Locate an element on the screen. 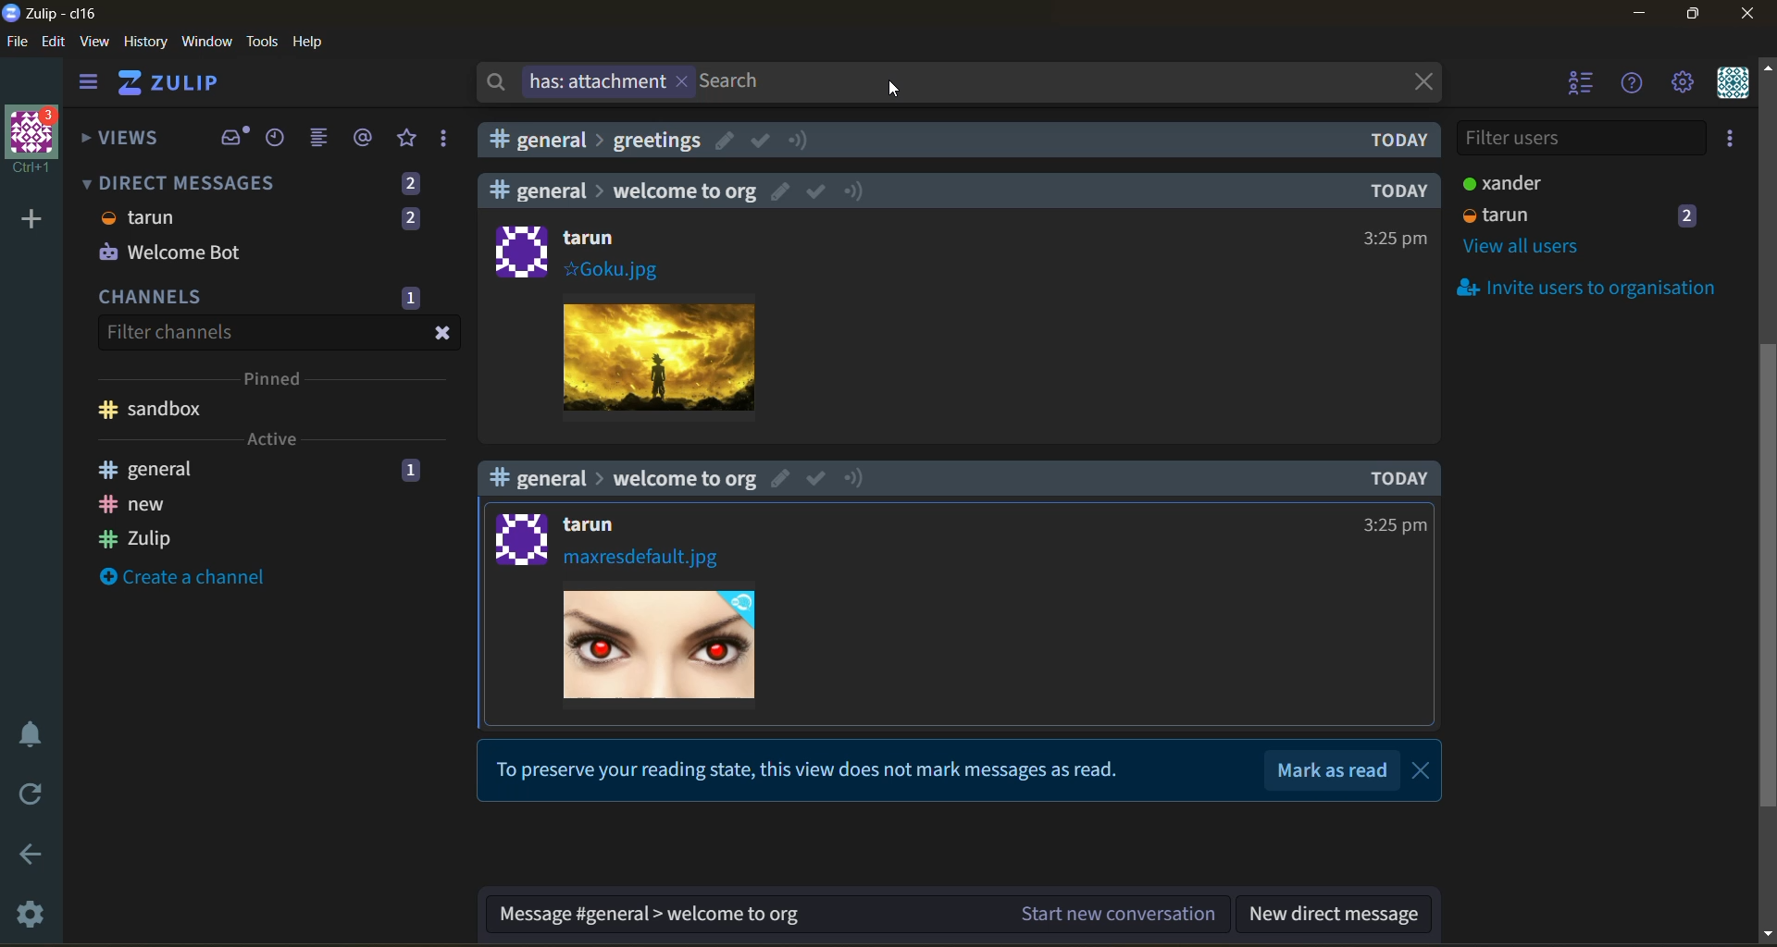  edit is located at coordinates (781, 477).